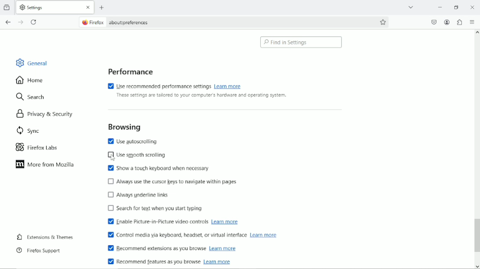 Image resolution: width=480 pixels, height=269 pixels. What do you see at coordinates (136, 156) in the screenshot?
I see `Use smooth scrolling` at bounding box center [136, 156].